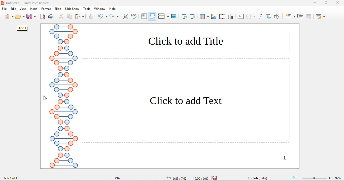  What do you see at coordinates (186, 41) in the screenshot?
I see `click to add title` at bounding box center [186, 41].